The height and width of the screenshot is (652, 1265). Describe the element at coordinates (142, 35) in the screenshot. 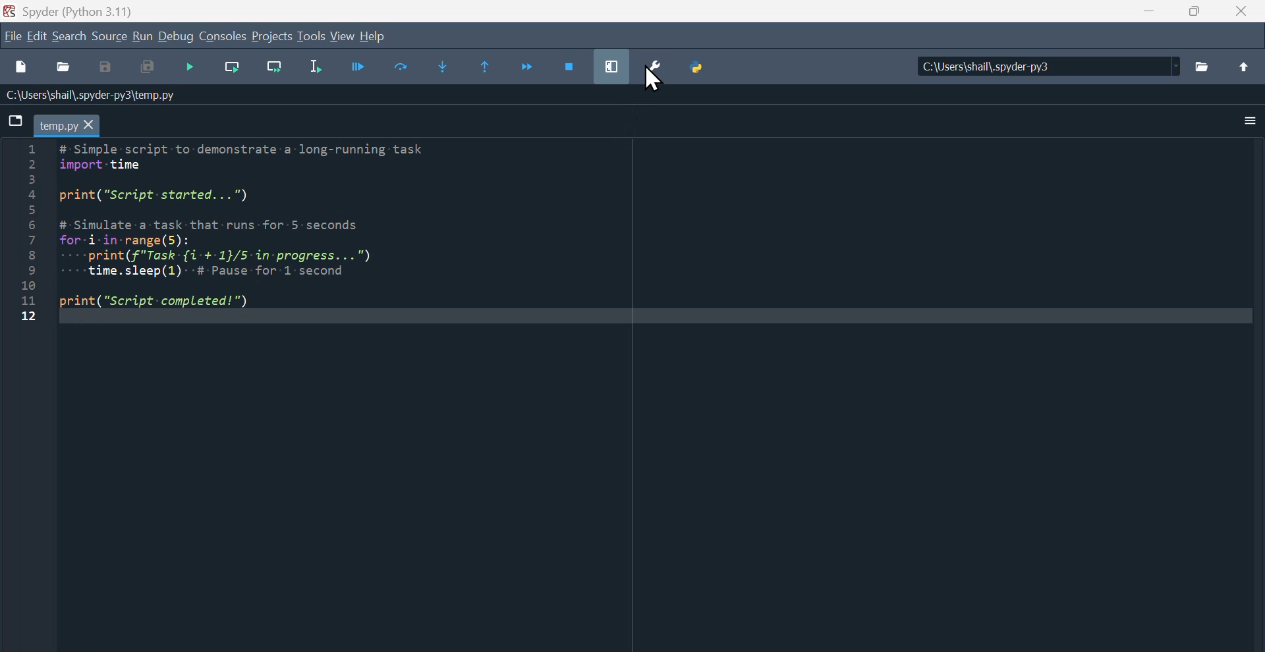

I see `run` at that location.